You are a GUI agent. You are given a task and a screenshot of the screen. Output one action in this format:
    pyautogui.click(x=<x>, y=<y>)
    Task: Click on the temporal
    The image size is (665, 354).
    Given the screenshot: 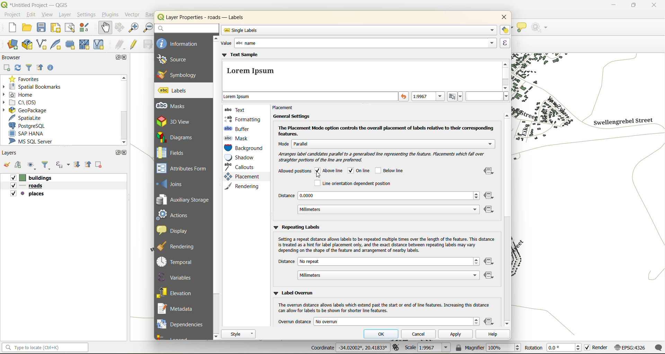 What is the action you would take?
    pyautogui.click(x=177, y=262)
    